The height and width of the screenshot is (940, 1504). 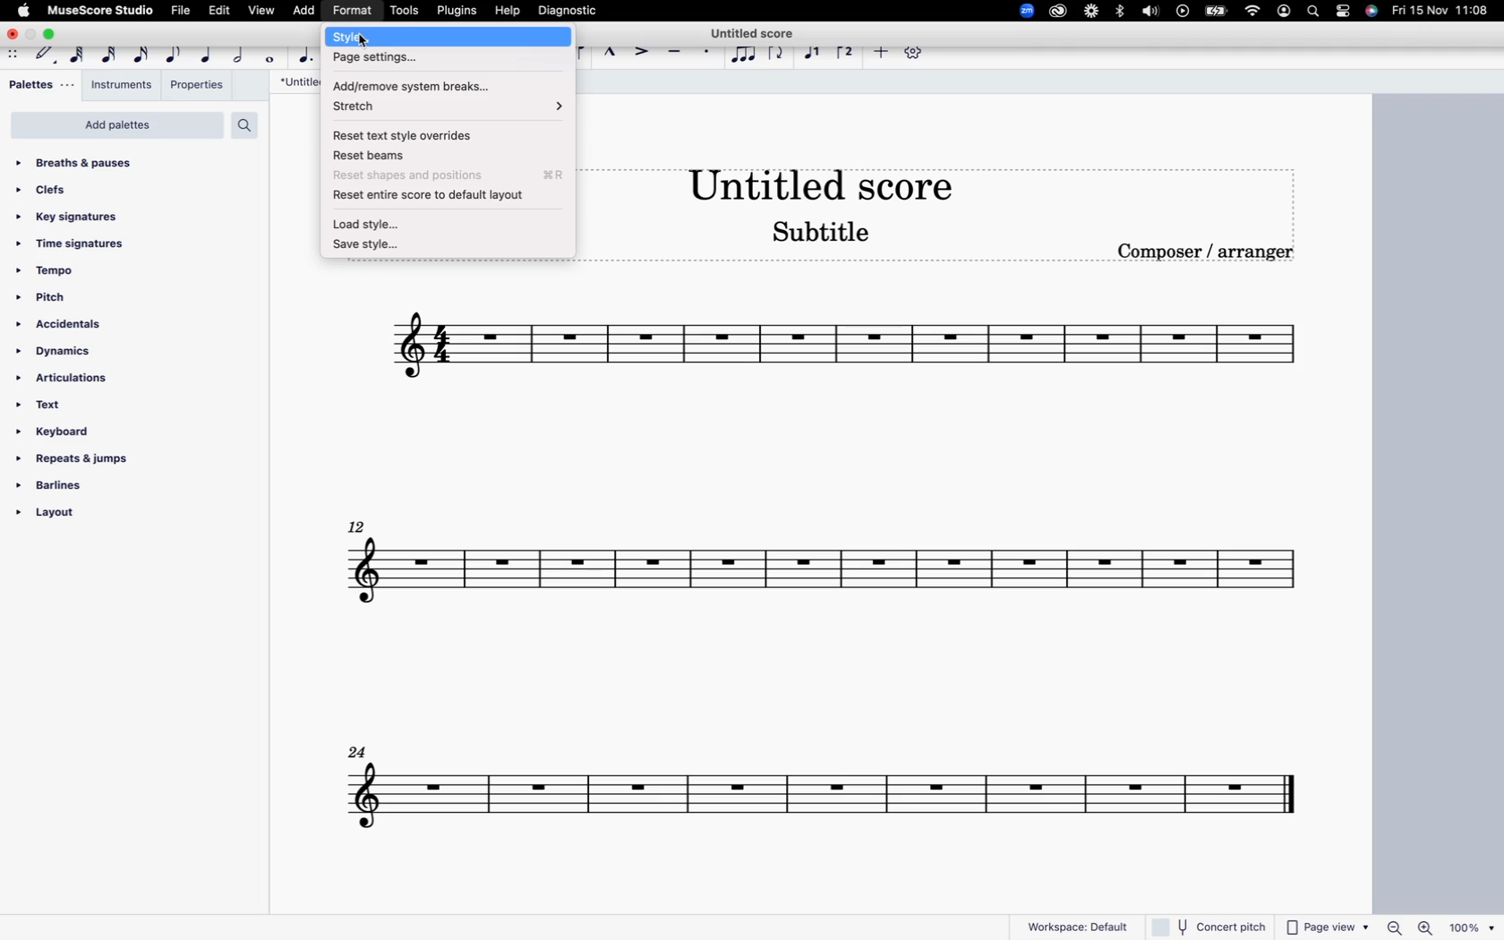 I want to click on tools, so click(x=405, y=12).